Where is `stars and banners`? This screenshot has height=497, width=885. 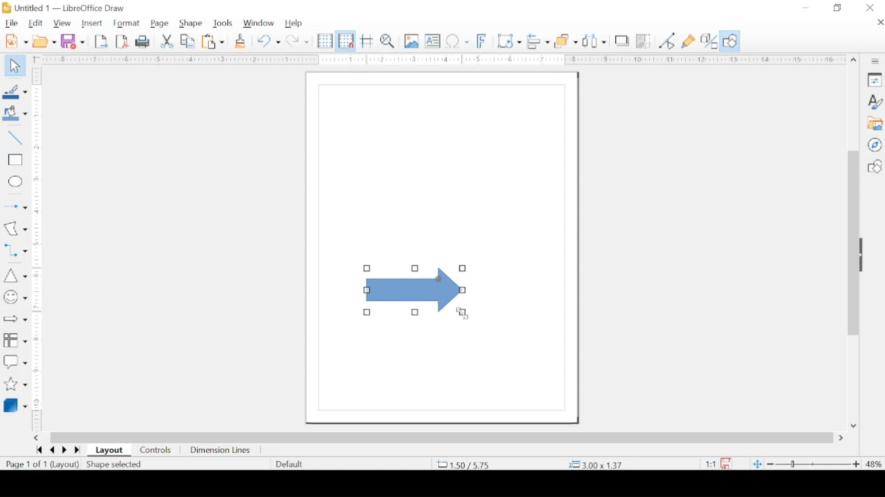
stars and banners is located at coordinates (15, 385).